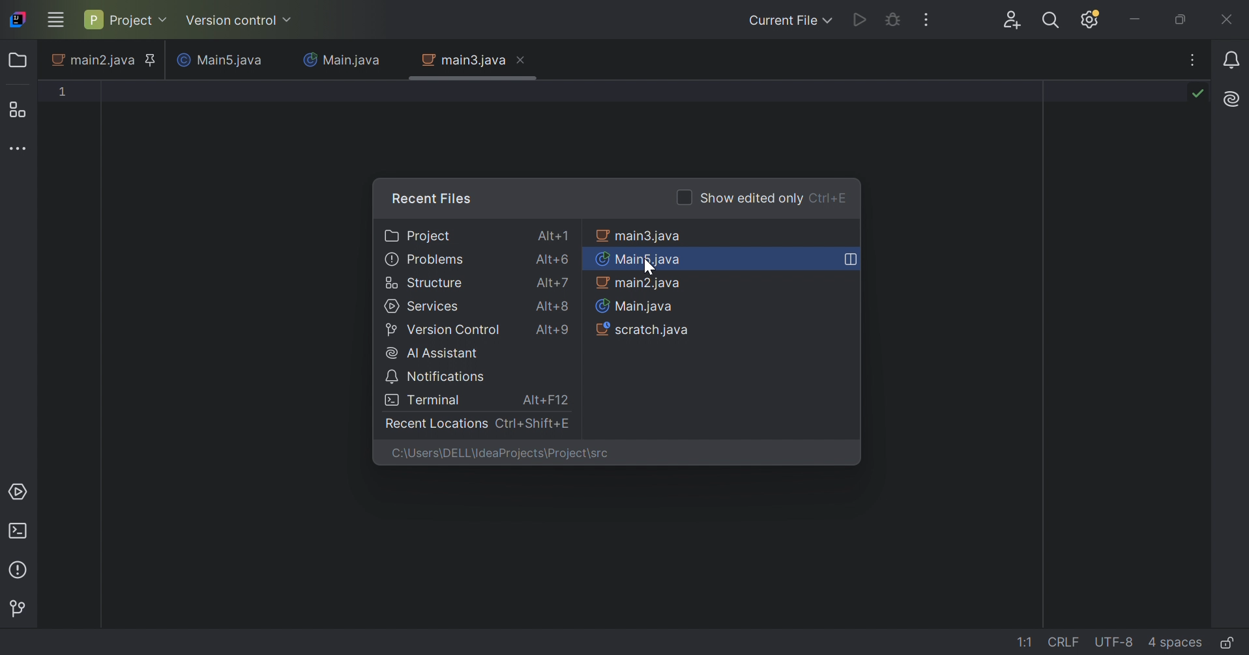 This screenshot has width=1249, height=655. Describe the element at coordinates (1228, 643) in the screenshot. I see `Make file read-only` at that location.